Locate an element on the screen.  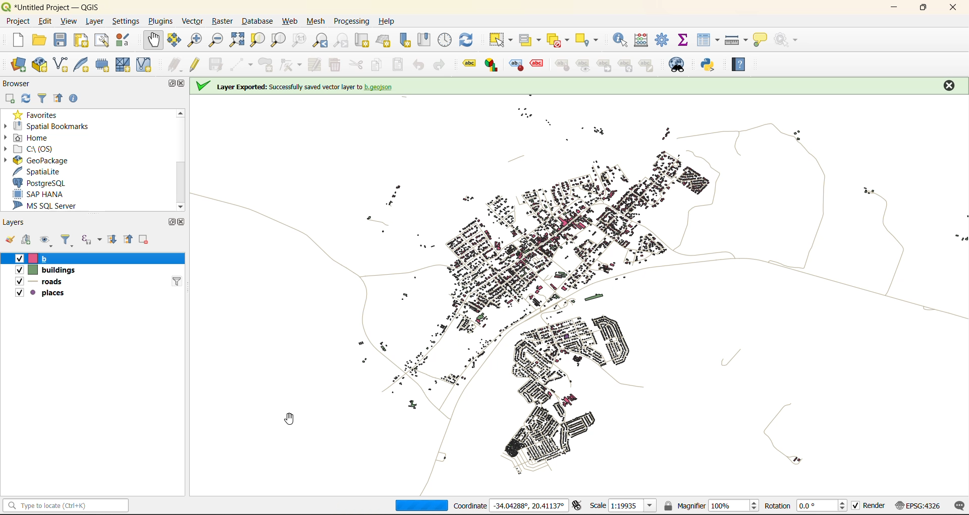
buildings is located at coordinates (40, 269).